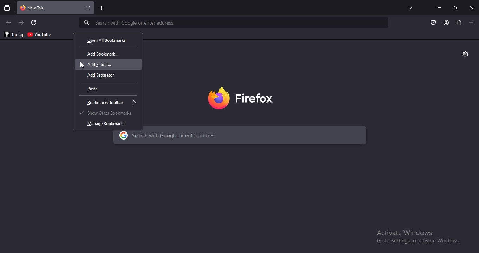 This screenshot has width=479, height=253. I want to click on current tab, so click(56, 8).